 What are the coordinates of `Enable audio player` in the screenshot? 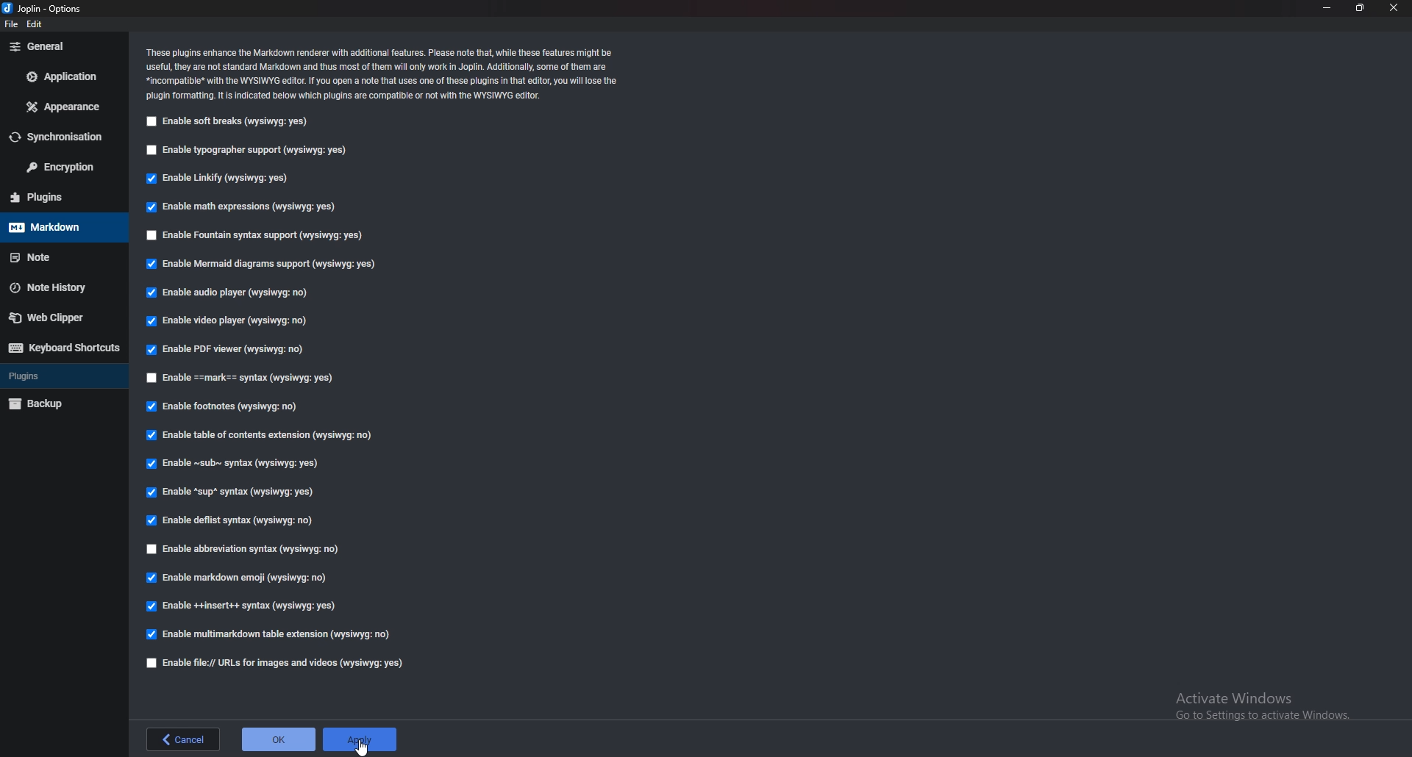 It's located at (232, 294).